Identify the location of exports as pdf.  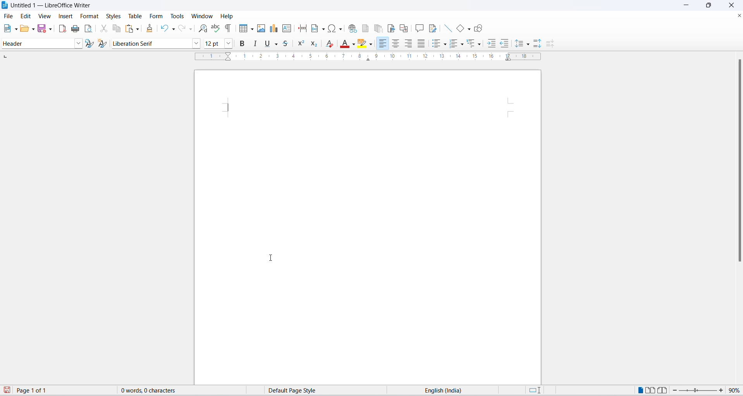
(60, 28).